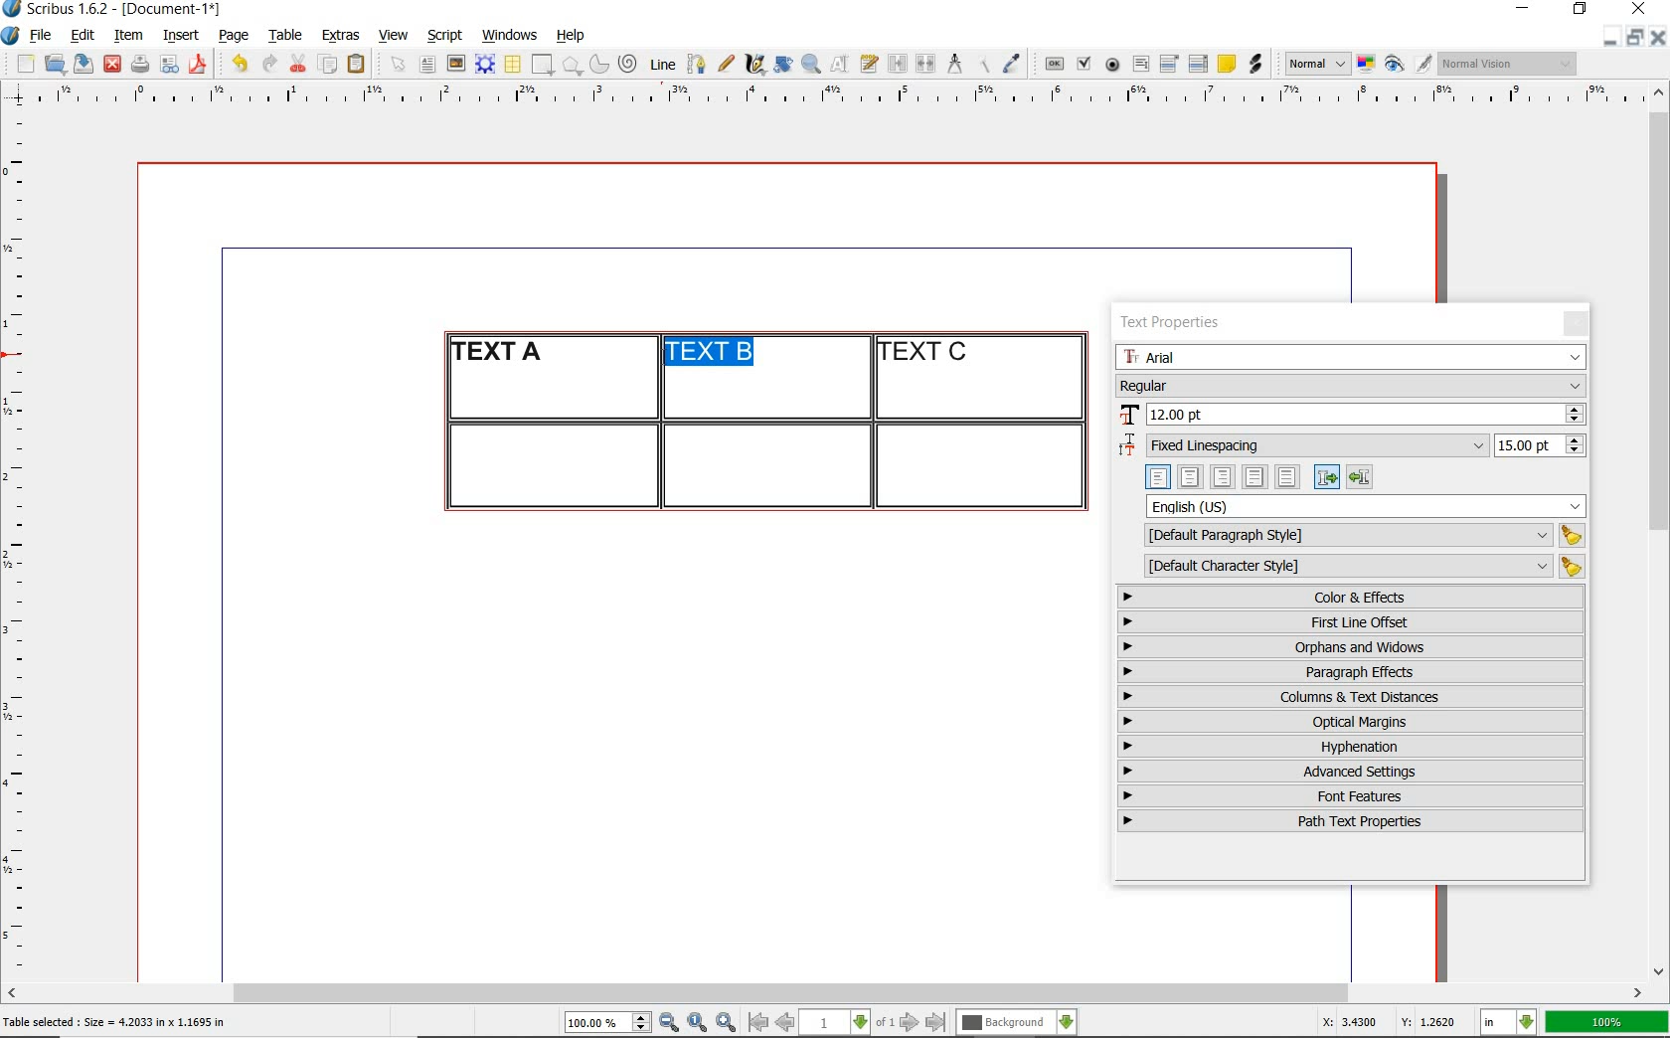  I want to click on ruler, so click(848, 96).